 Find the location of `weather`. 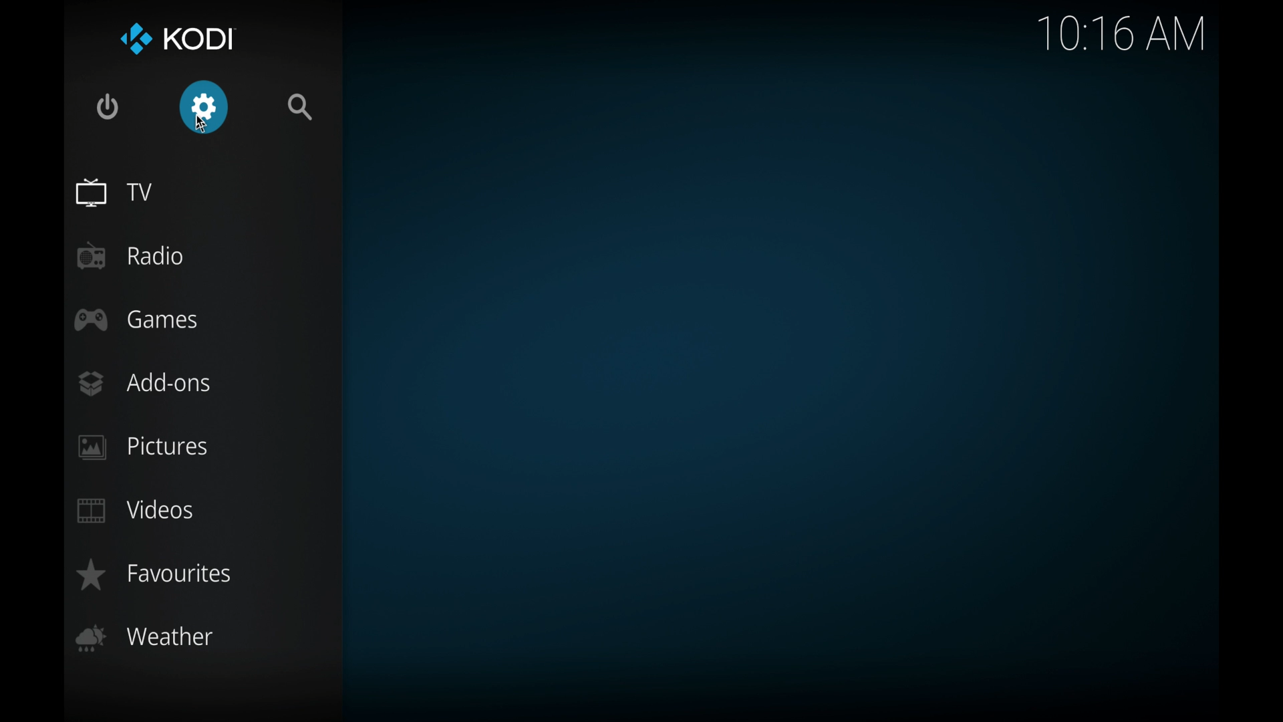

weather is located at coordinates (148, 638).